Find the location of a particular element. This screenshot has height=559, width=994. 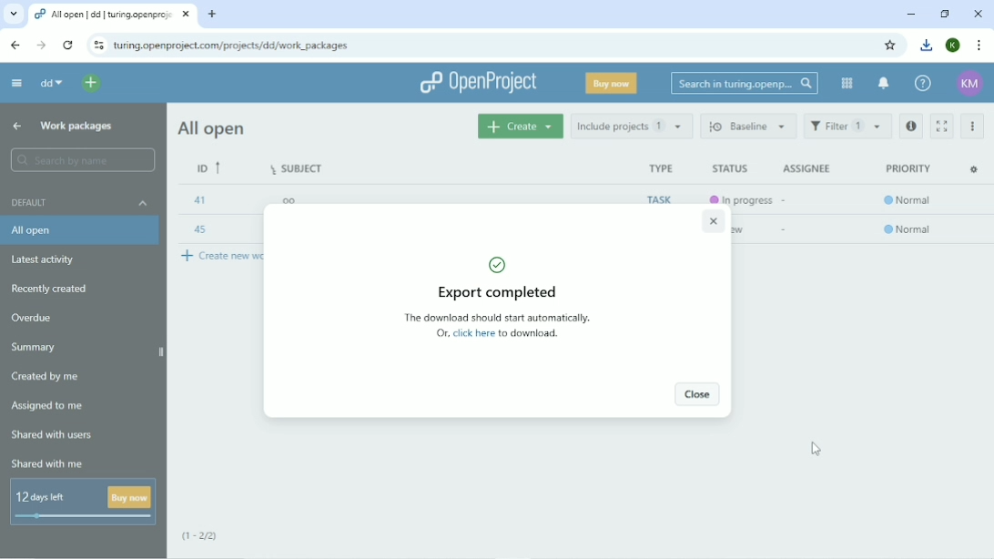

Forward is located at coordinates (38, 45).